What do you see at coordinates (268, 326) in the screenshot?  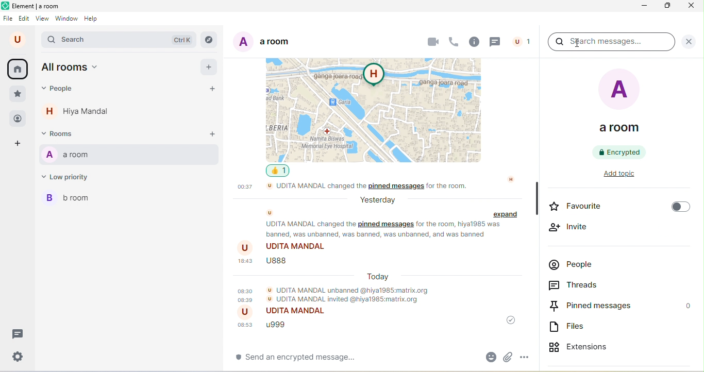 I see `u999` at bounding box center [268, 326].